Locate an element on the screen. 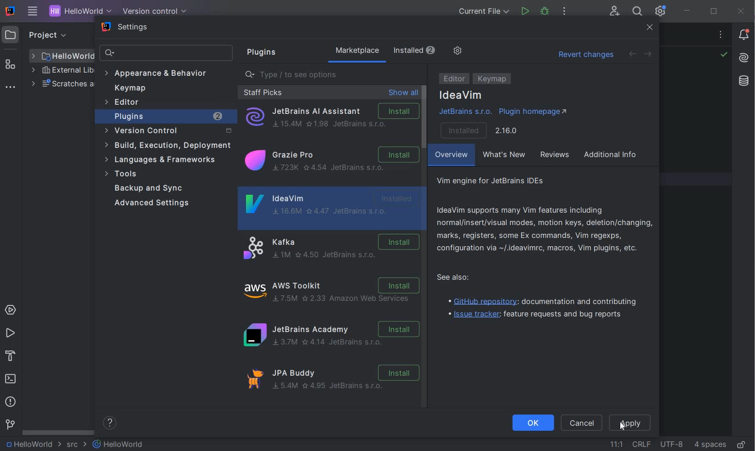  IDE AND PROJECT SETTINGS is located at coordinates (659, 11).